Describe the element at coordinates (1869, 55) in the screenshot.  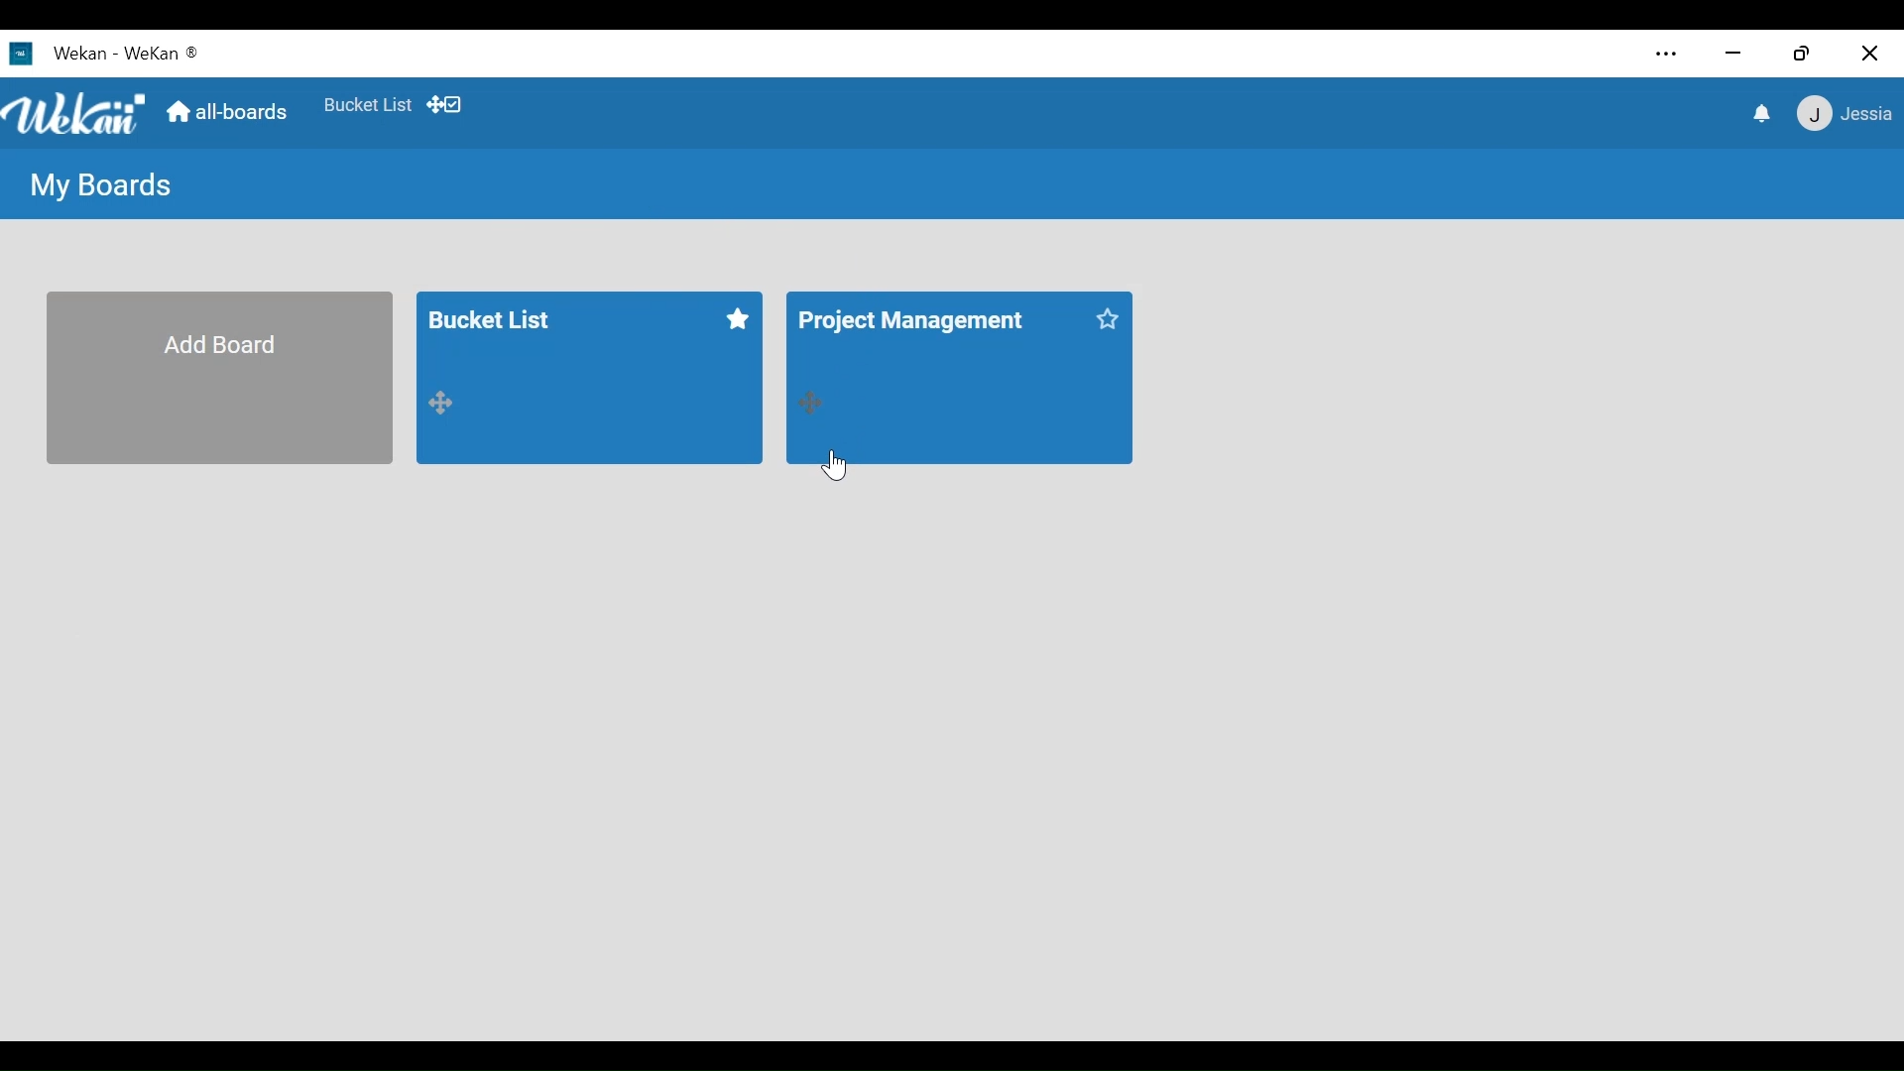
I see `close` at that location.